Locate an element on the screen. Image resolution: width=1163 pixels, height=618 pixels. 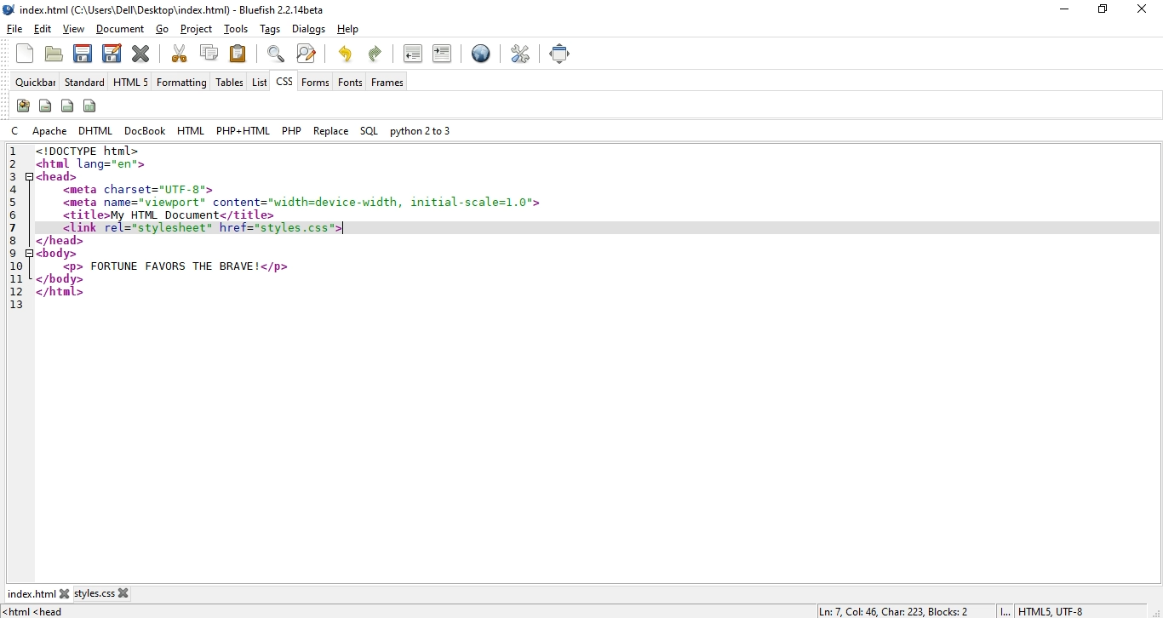
document is located at coordinates (120, 30).